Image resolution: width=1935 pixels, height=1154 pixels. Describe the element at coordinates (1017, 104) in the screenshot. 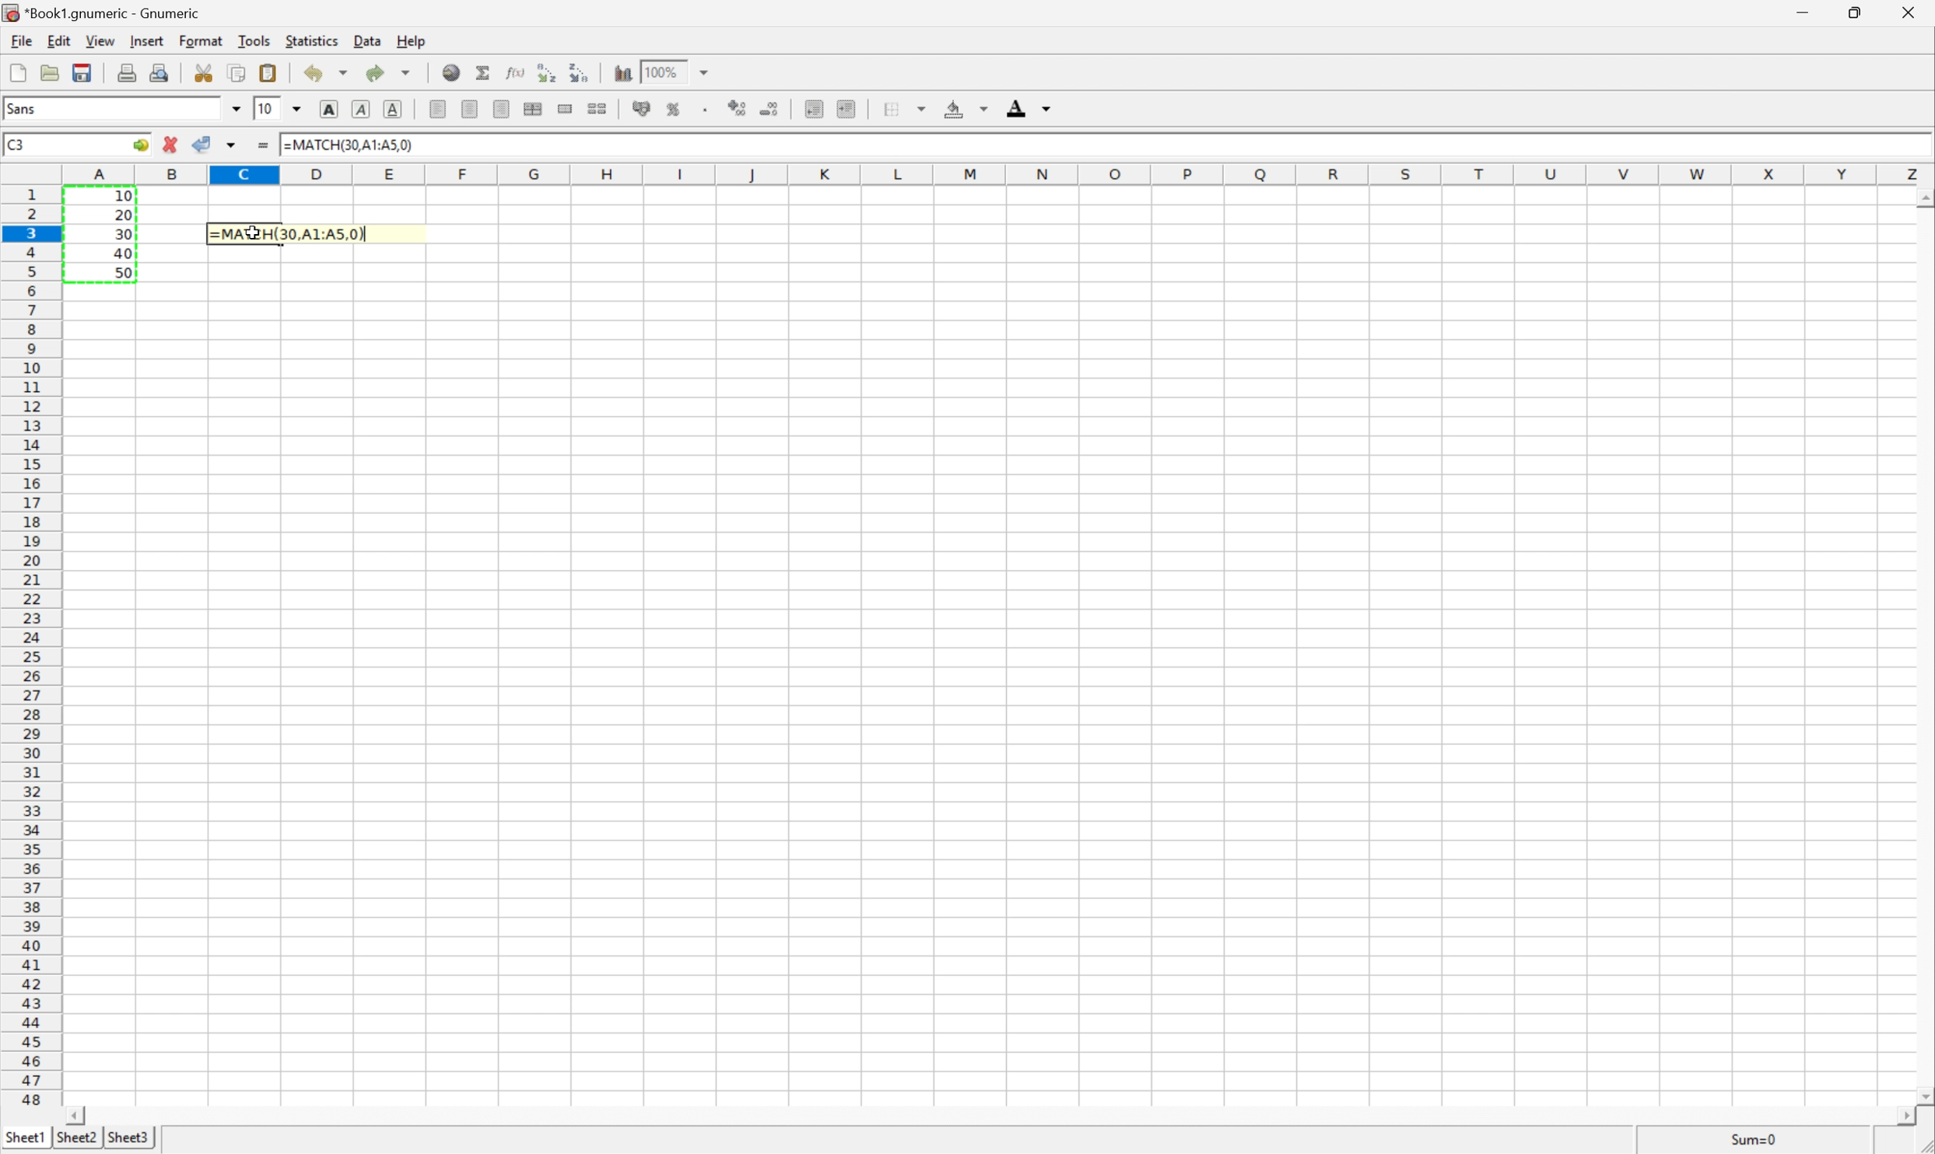

I see `Font color` at that location.